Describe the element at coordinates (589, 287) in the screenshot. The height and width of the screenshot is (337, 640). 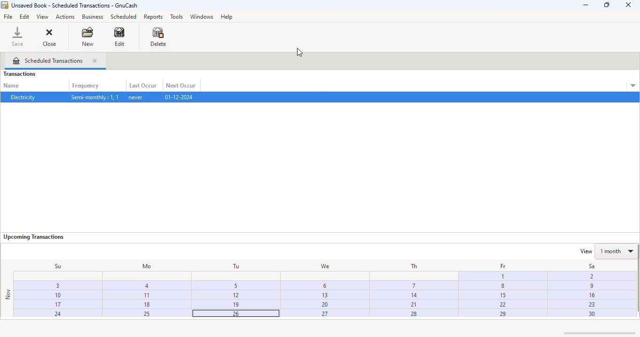
I see `9` at that location.